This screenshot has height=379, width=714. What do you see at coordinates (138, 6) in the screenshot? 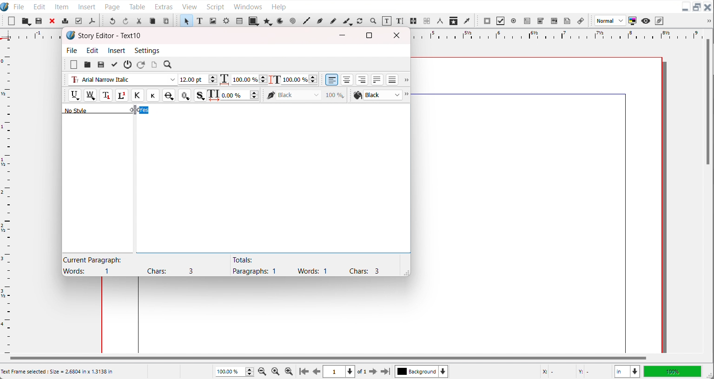
I see `Table` at bounding box center [138, 6].